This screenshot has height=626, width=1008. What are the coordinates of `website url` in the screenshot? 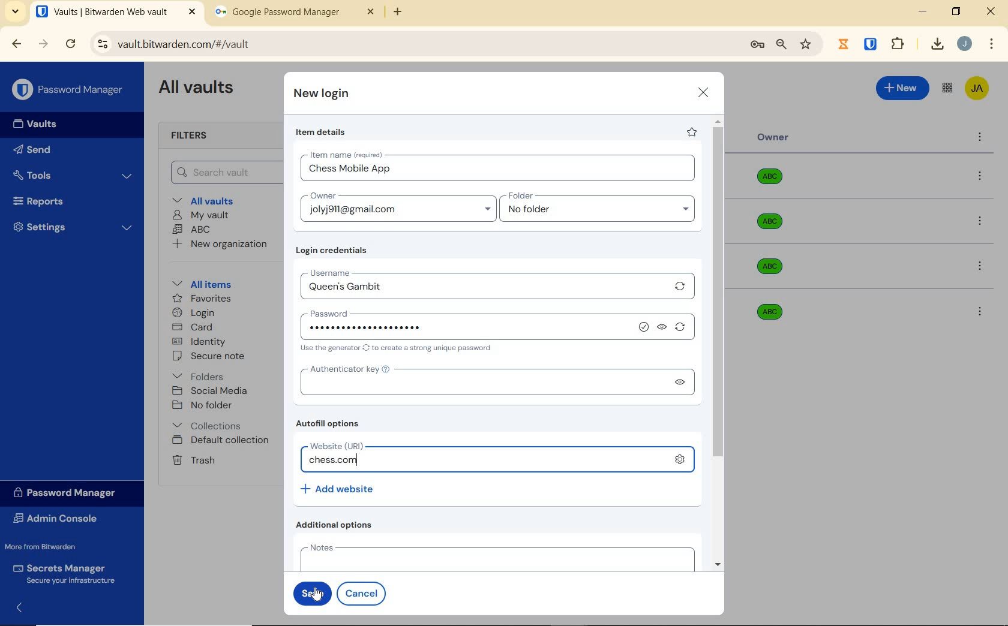 It's located at (486, 461).